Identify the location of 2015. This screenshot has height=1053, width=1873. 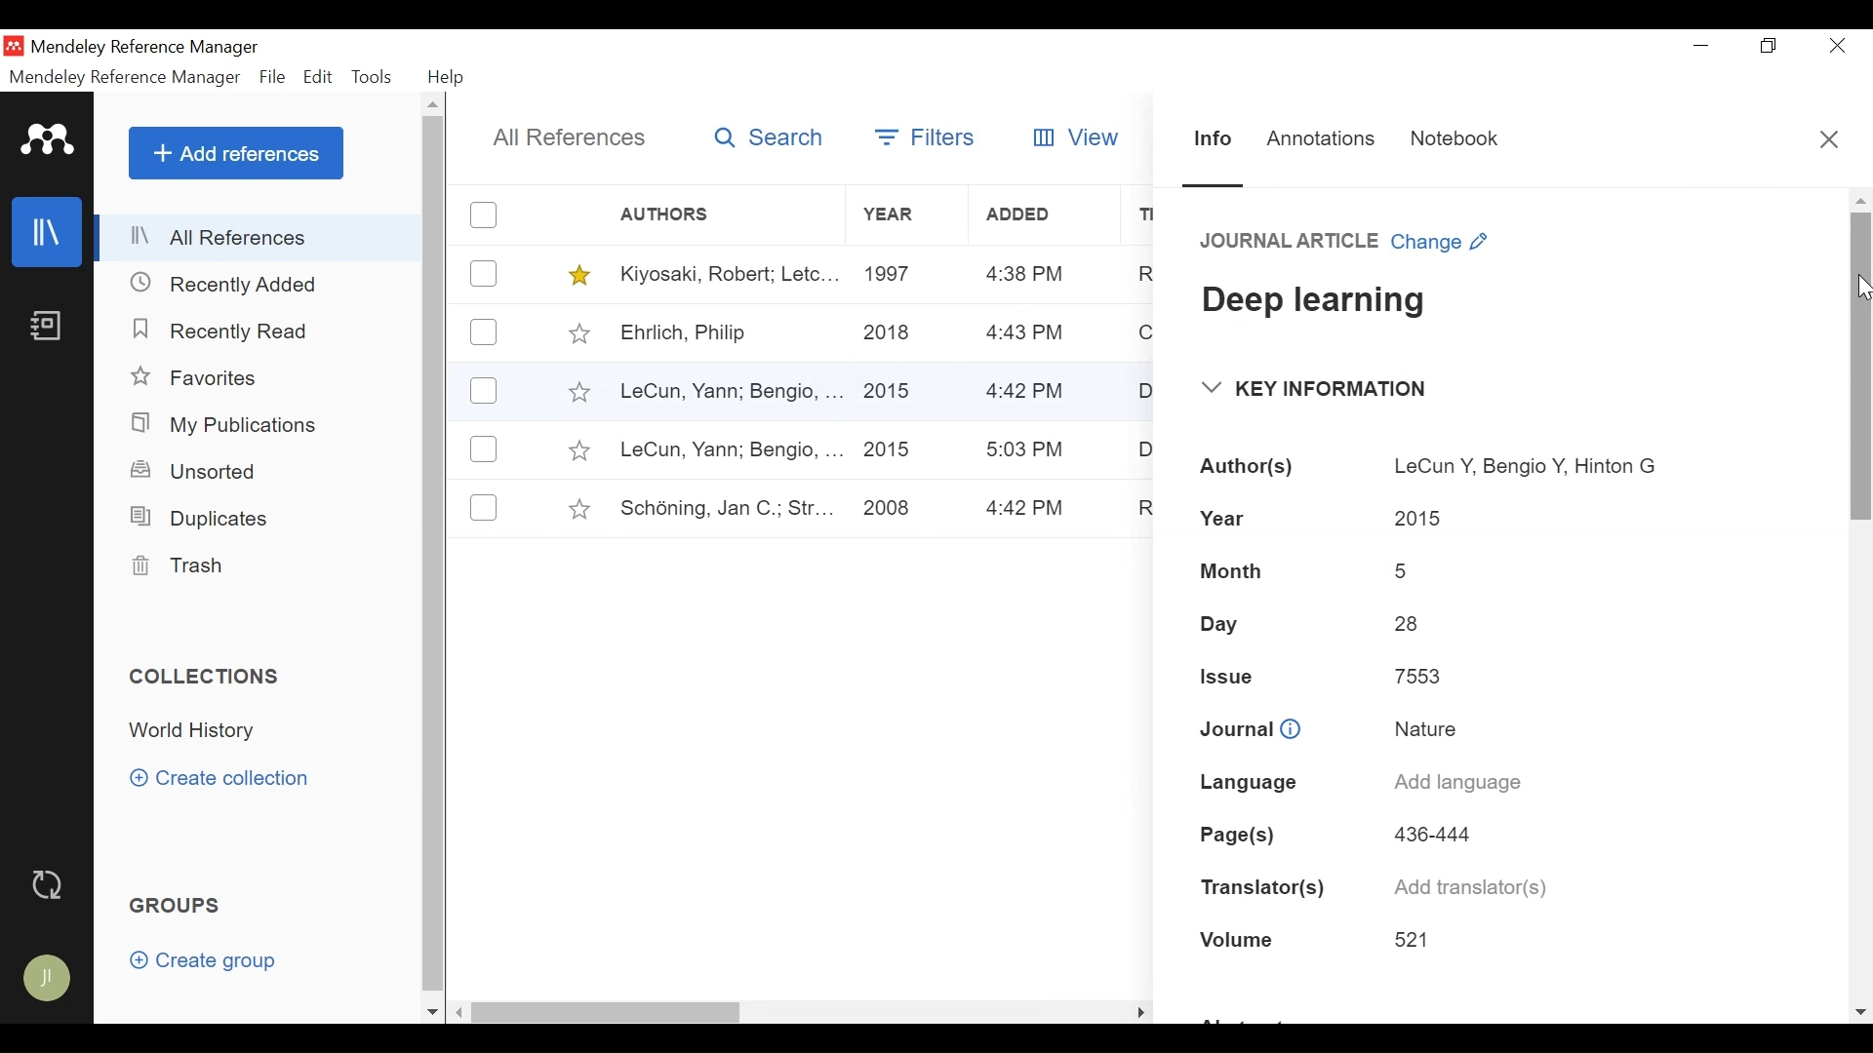
(889, 450).